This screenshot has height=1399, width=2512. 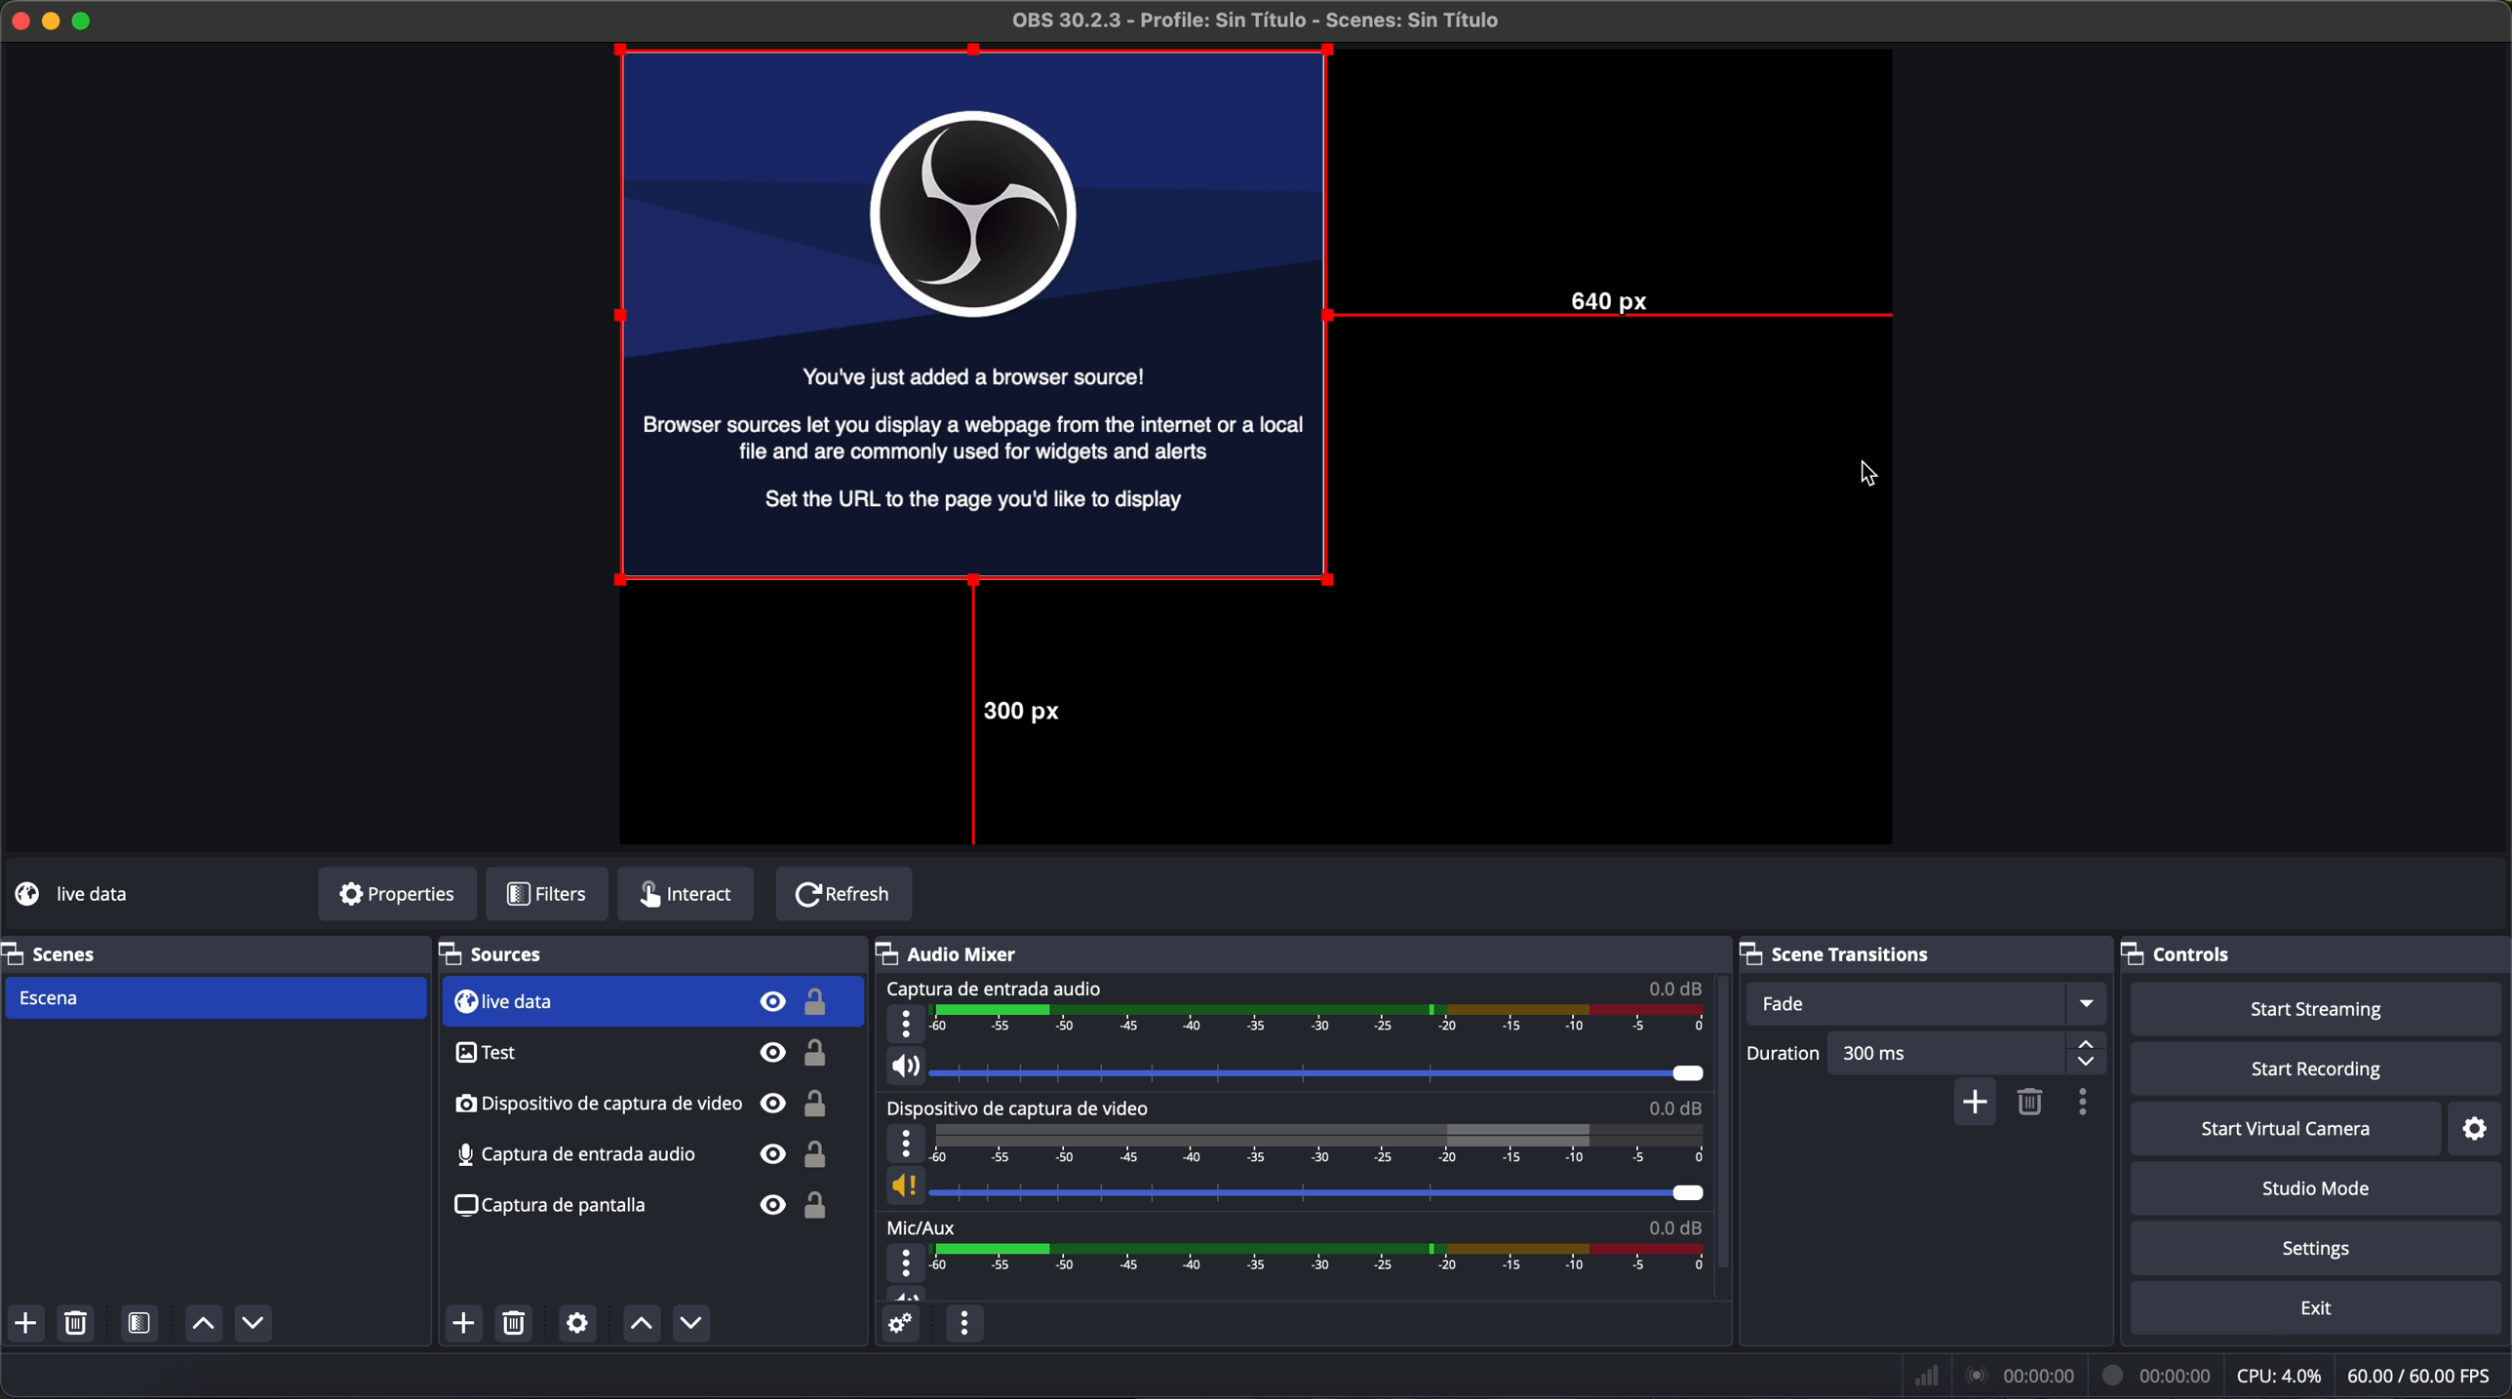 I want to click on fade, so click(x=1931, y=1003).